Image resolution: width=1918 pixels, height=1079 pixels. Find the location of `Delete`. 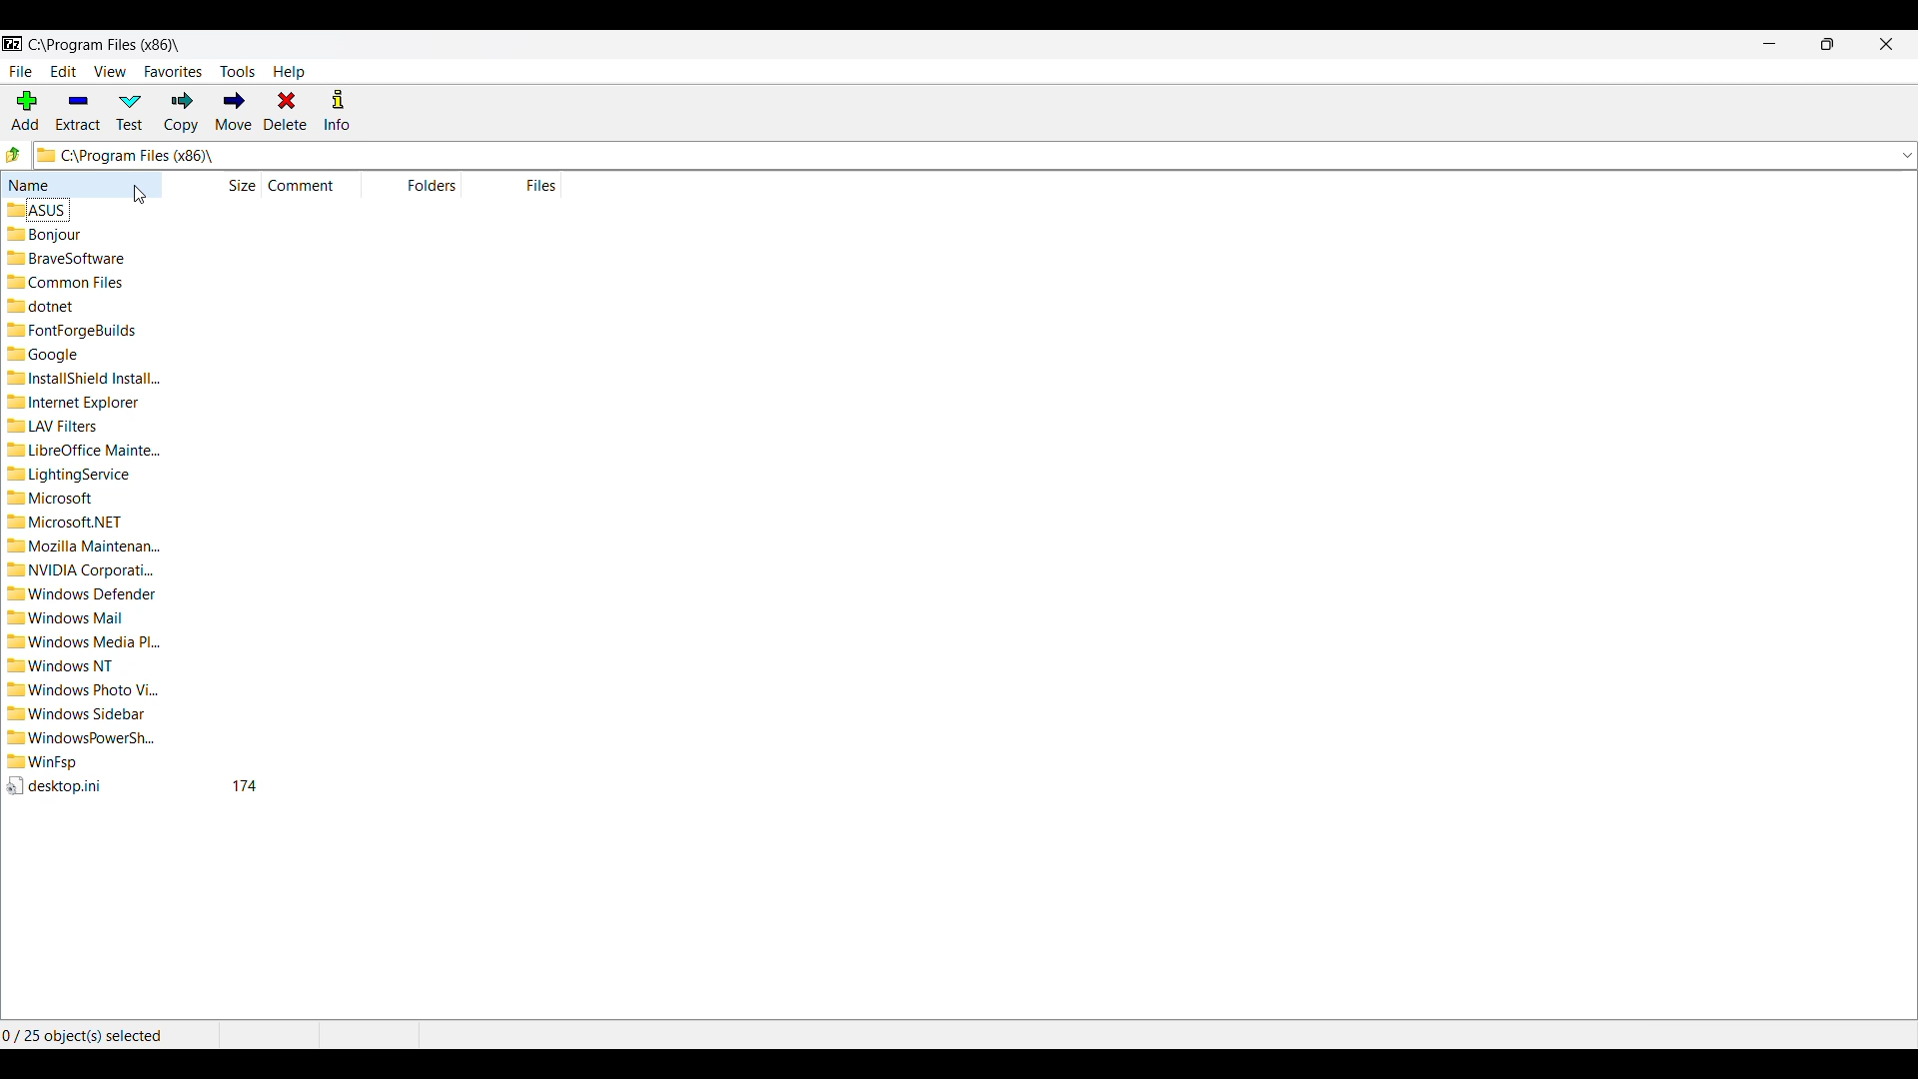

Delete is located at coordinates (287, 111).